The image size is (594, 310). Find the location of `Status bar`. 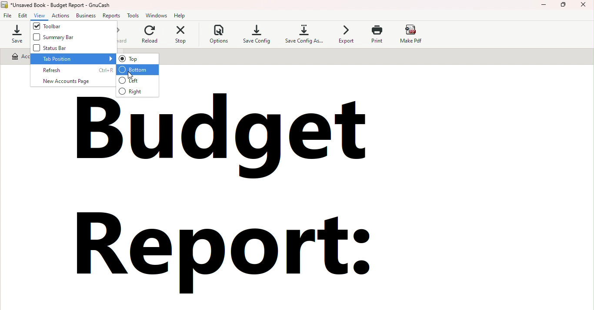

Status bar is located at coordinates (65, 49).